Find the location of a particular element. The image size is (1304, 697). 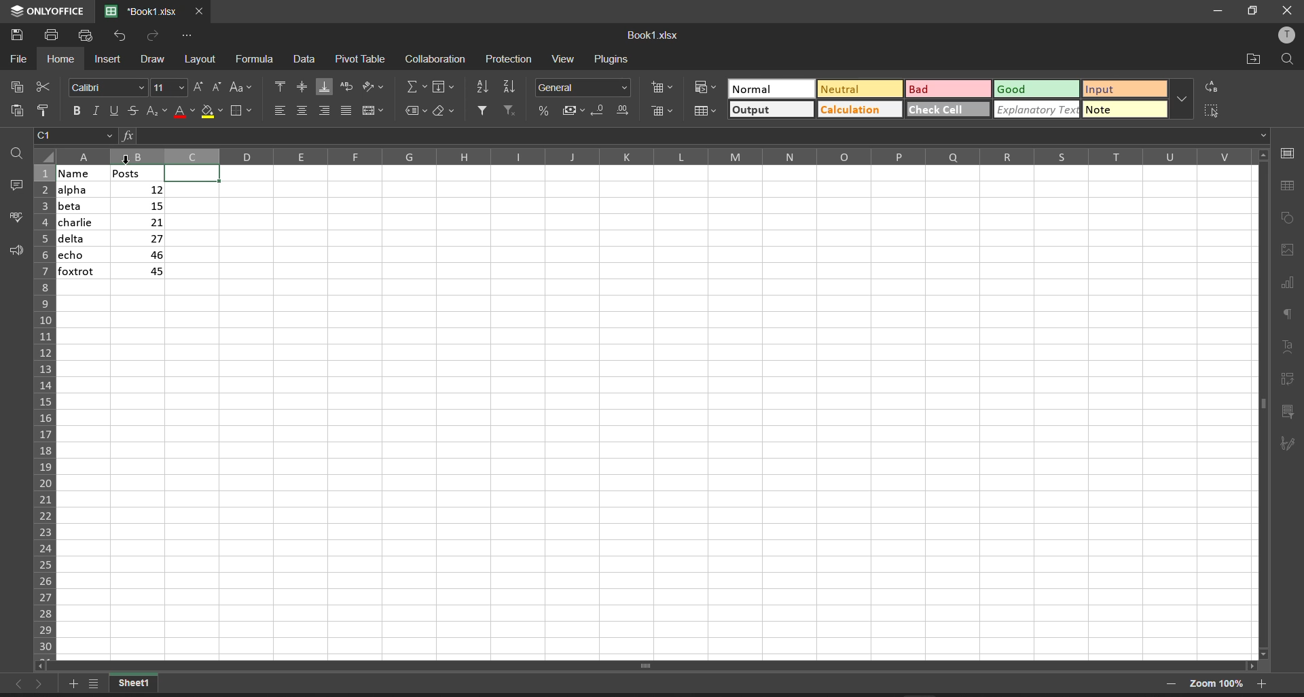

strikethrough is located at coordinates (132, 109).